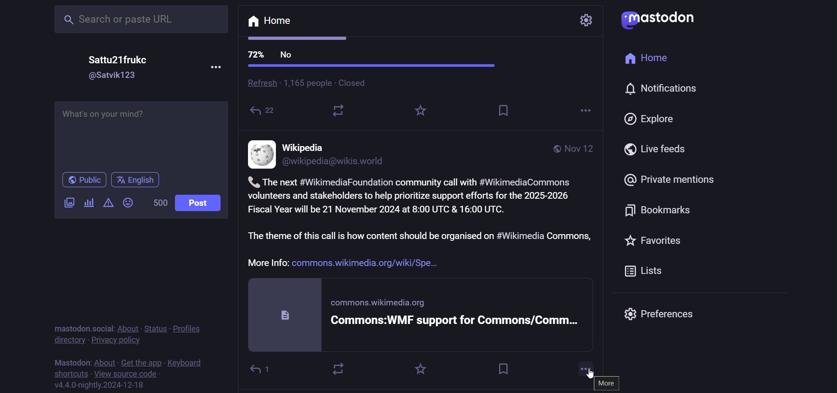 This screenshot has height=393, width=837. Describe the element at coordinates (158, 202) in the screenshot. I see `word limit` at that location.